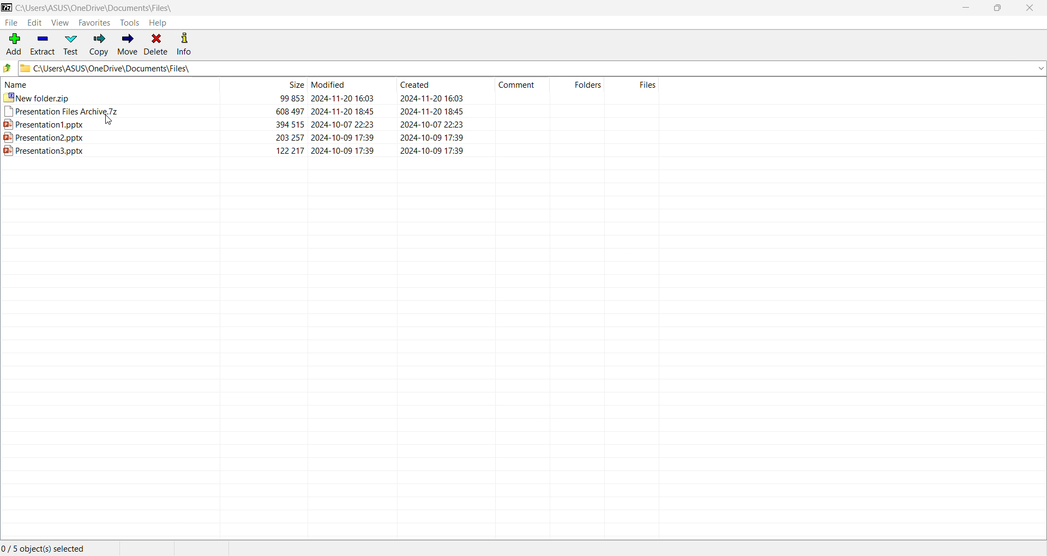  Describe the element at coordinates (185, 45) in the screenshot. I see `Info` at that location.